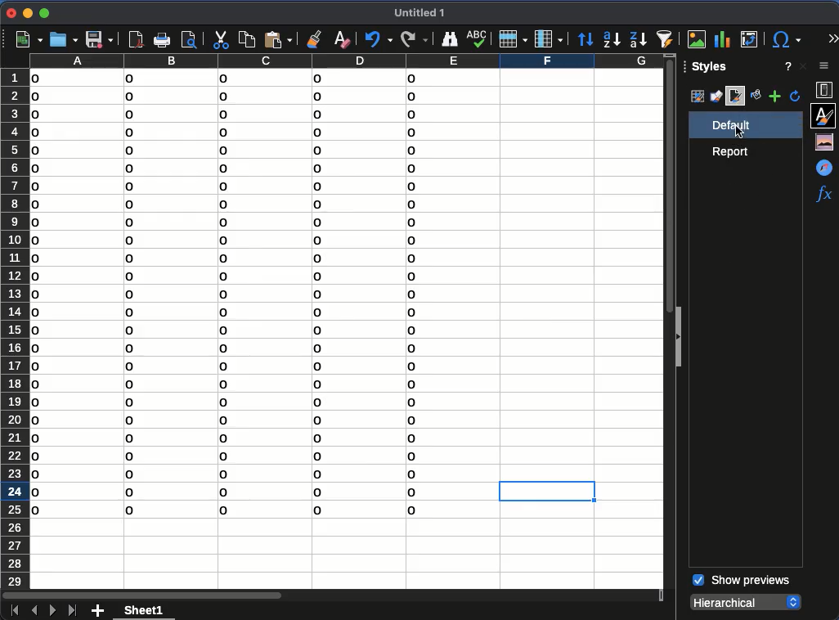 The width and height of the screenshot is (839, 620). What do you see at coordinates (796, 97) in the screenshot?
I see `refresh` at bounding box center [796, 97].